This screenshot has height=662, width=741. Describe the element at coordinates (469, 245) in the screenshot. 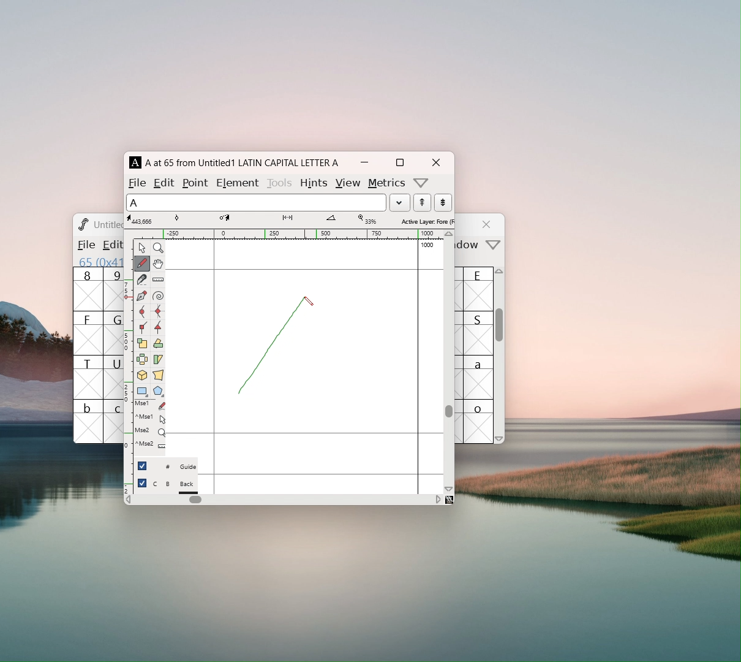

I see `window` at that location.